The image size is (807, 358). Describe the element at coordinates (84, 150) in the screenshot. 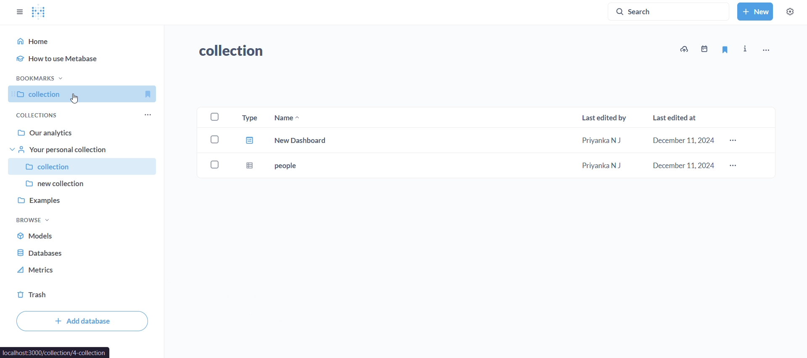

I see `your personal collection` at that location.